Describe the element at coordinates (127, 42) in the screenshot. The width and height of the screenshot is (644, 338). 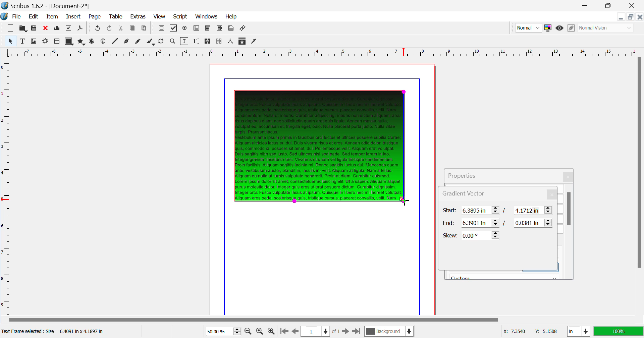
I see `Bezier Curve` at that location.